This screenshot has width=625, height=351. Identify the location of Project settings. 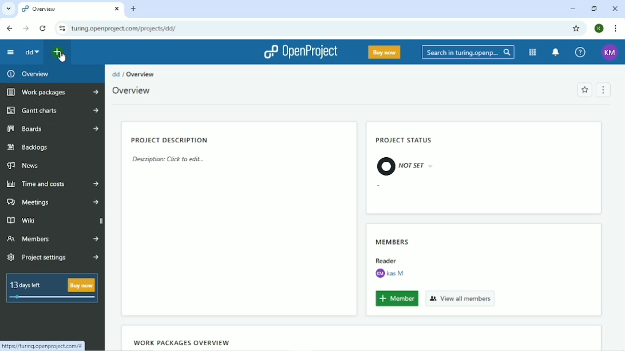
(54, 258).